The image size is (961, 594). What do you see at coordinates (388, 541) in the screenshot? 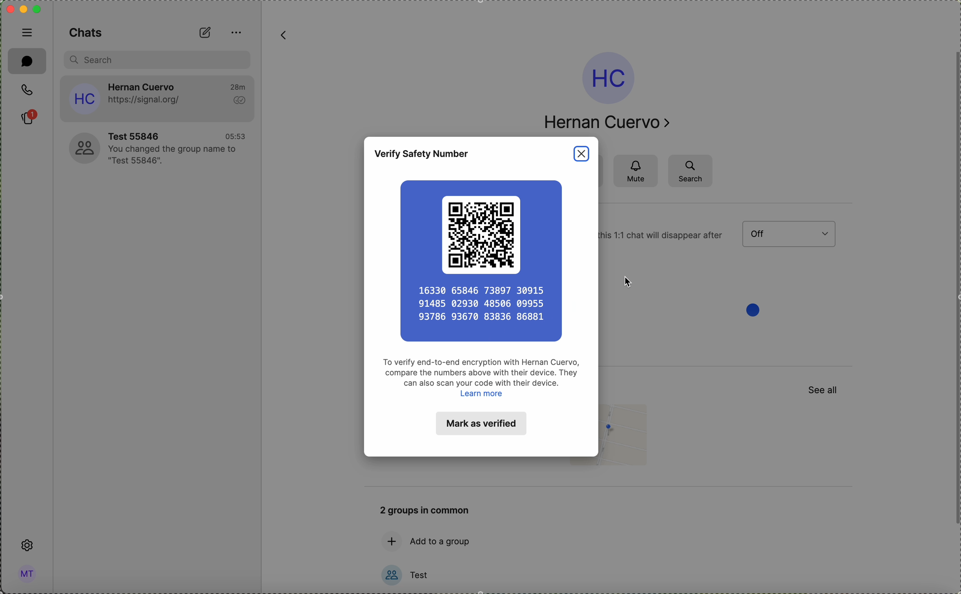
I see `add ` at bounding box center [388, 541].